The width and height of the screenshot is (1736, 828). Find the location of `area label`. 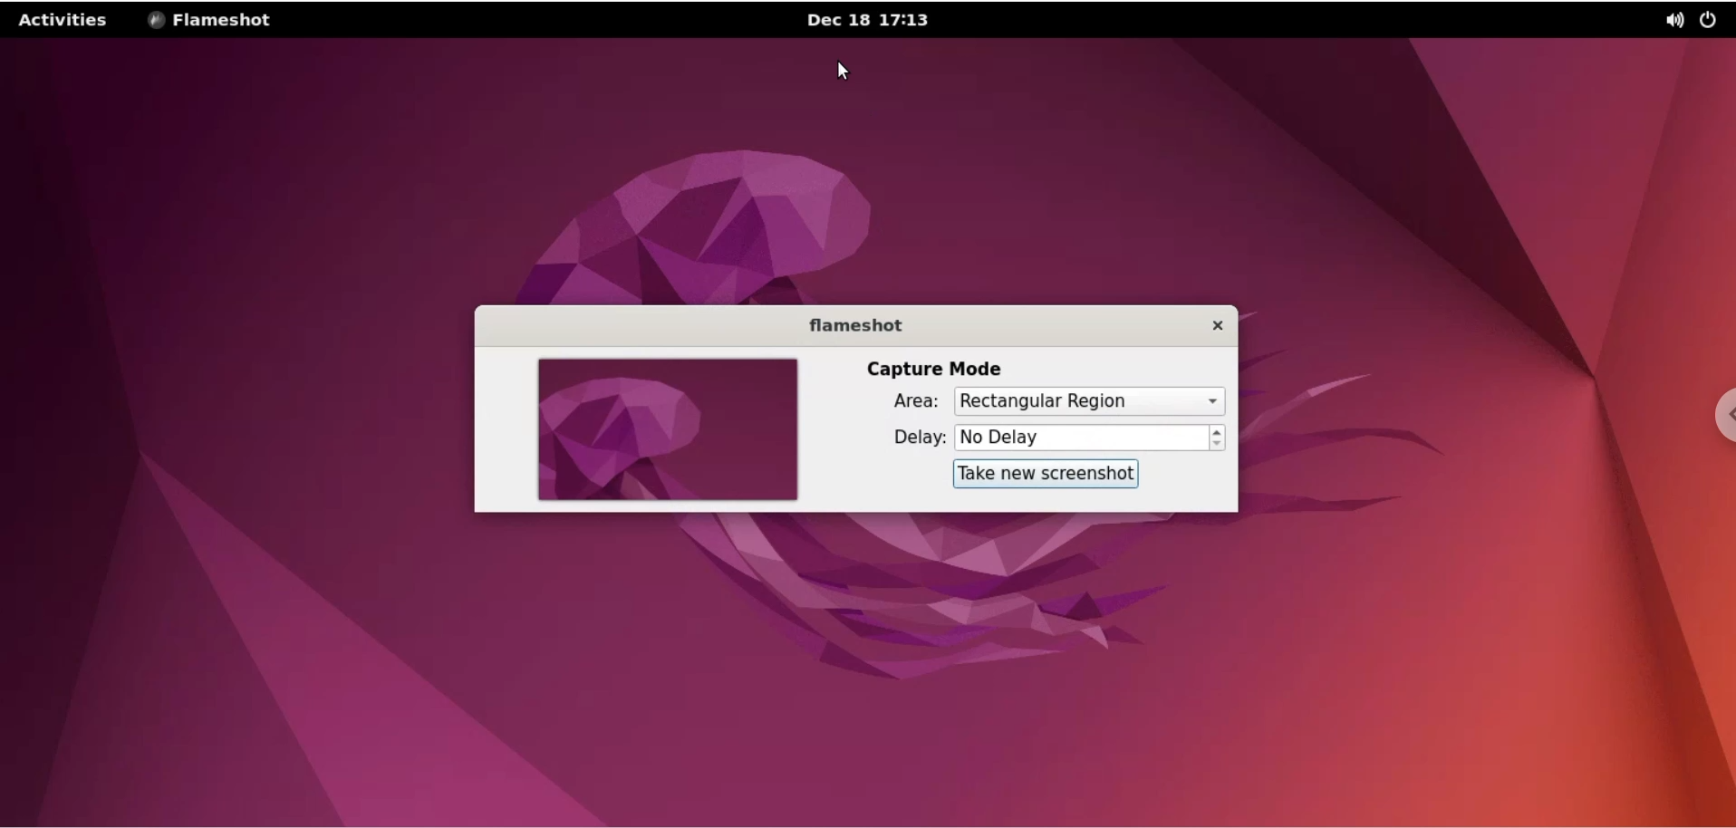

area label is located at coordinates (907, 402).